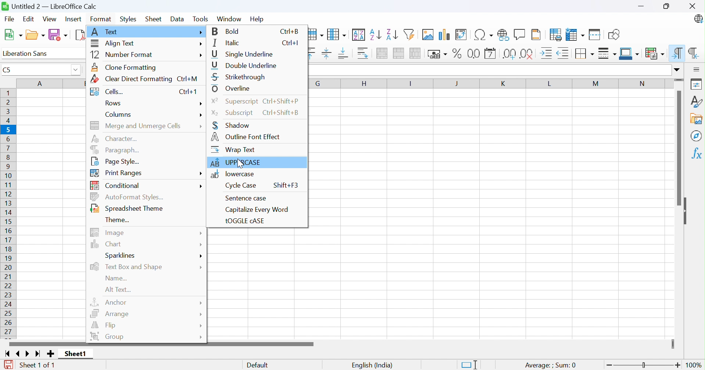 The image size is (705, 370). I want to click on Sort ascending, so click(375, 35).